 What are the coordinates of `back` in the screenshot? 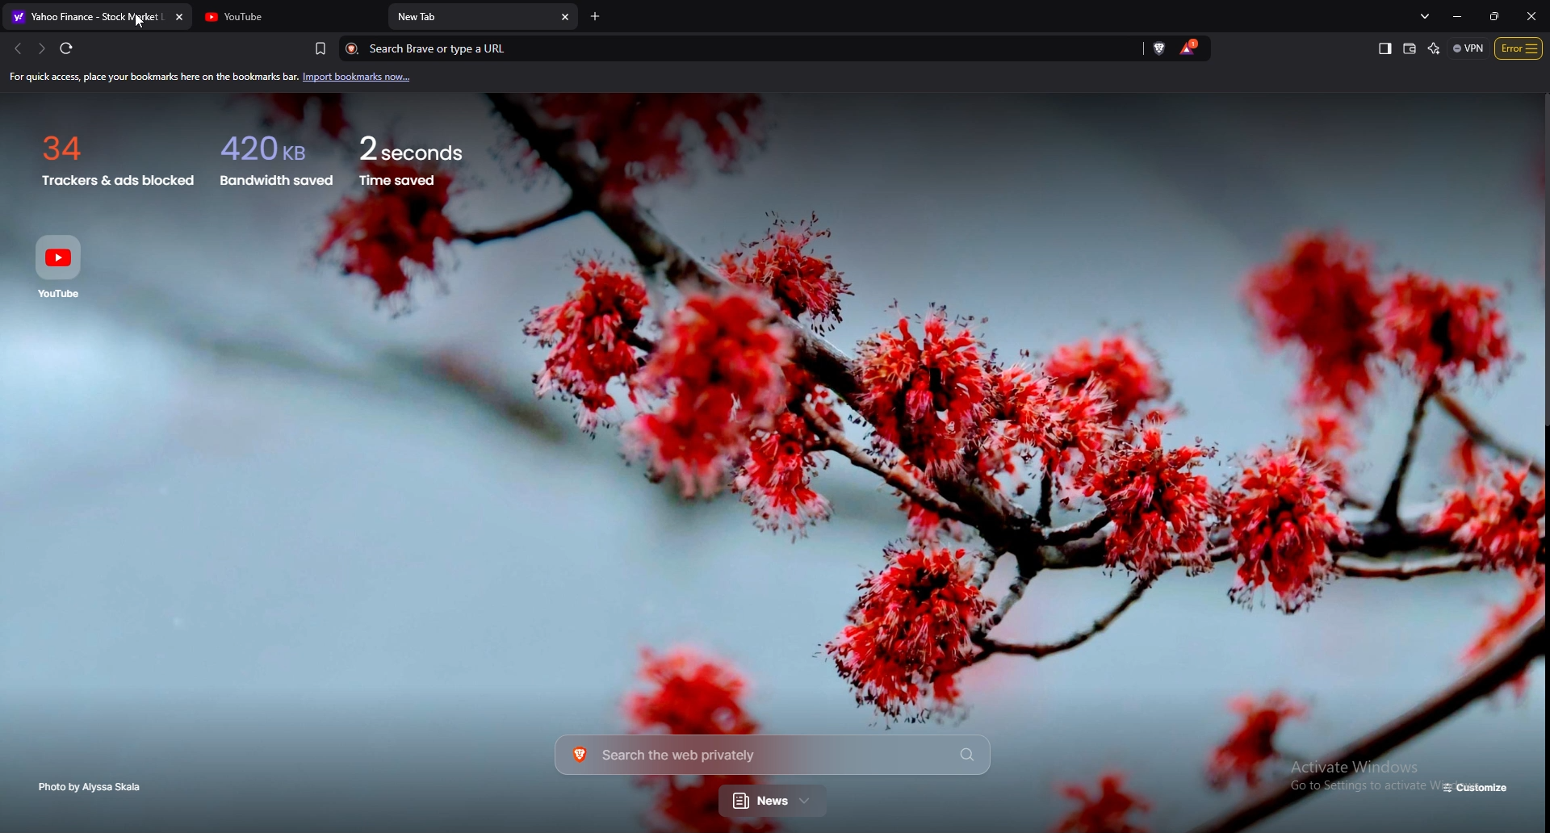 It's located at (15, 48).